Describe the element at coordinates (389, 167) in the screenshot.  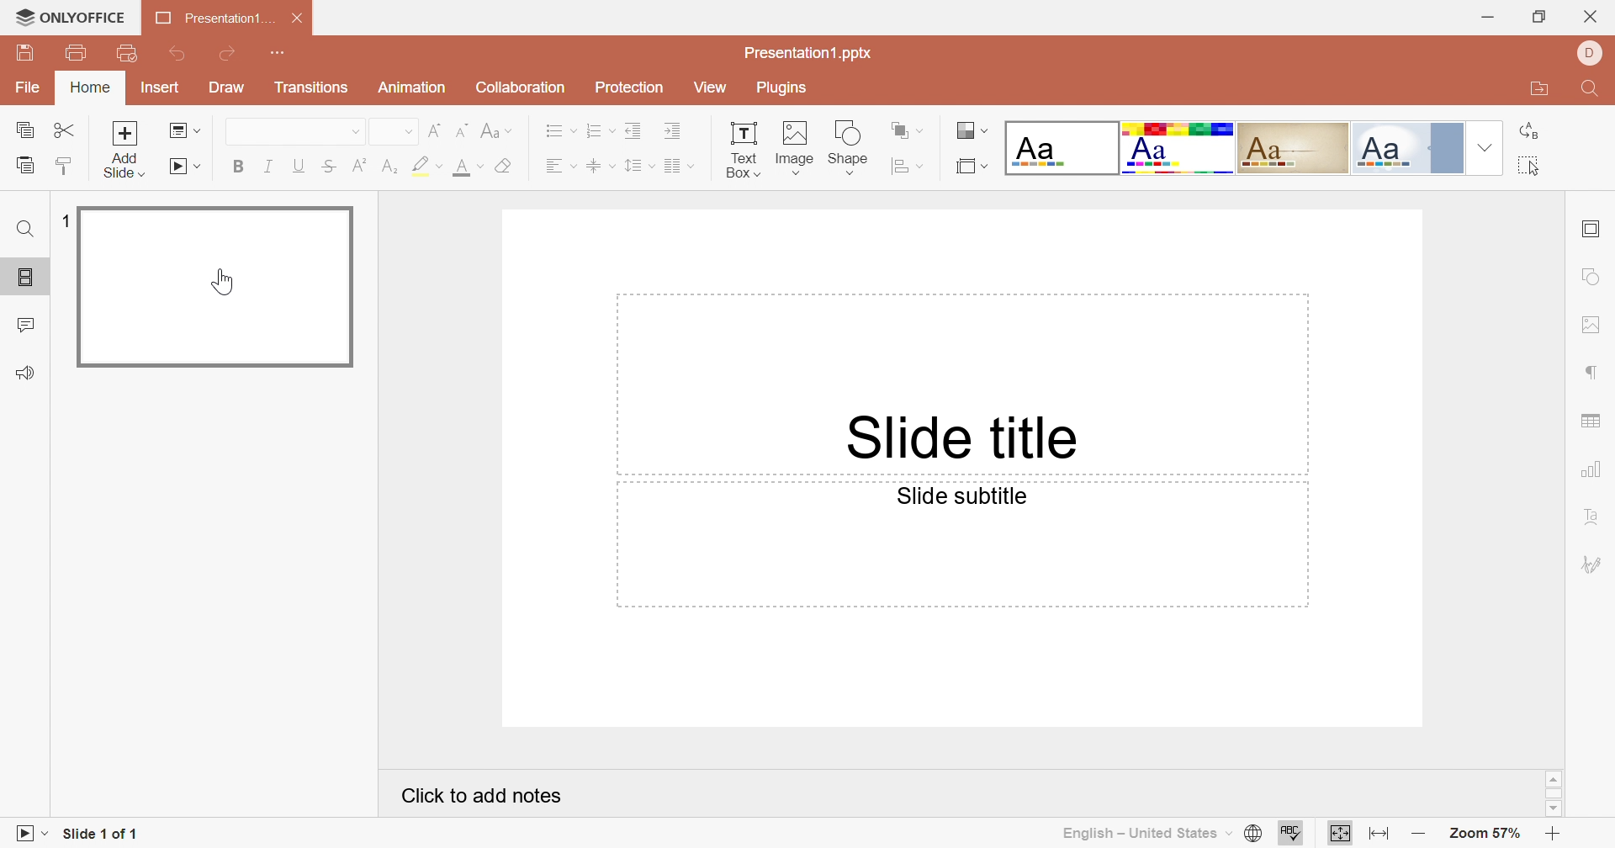
I see `Subscript` at that location.